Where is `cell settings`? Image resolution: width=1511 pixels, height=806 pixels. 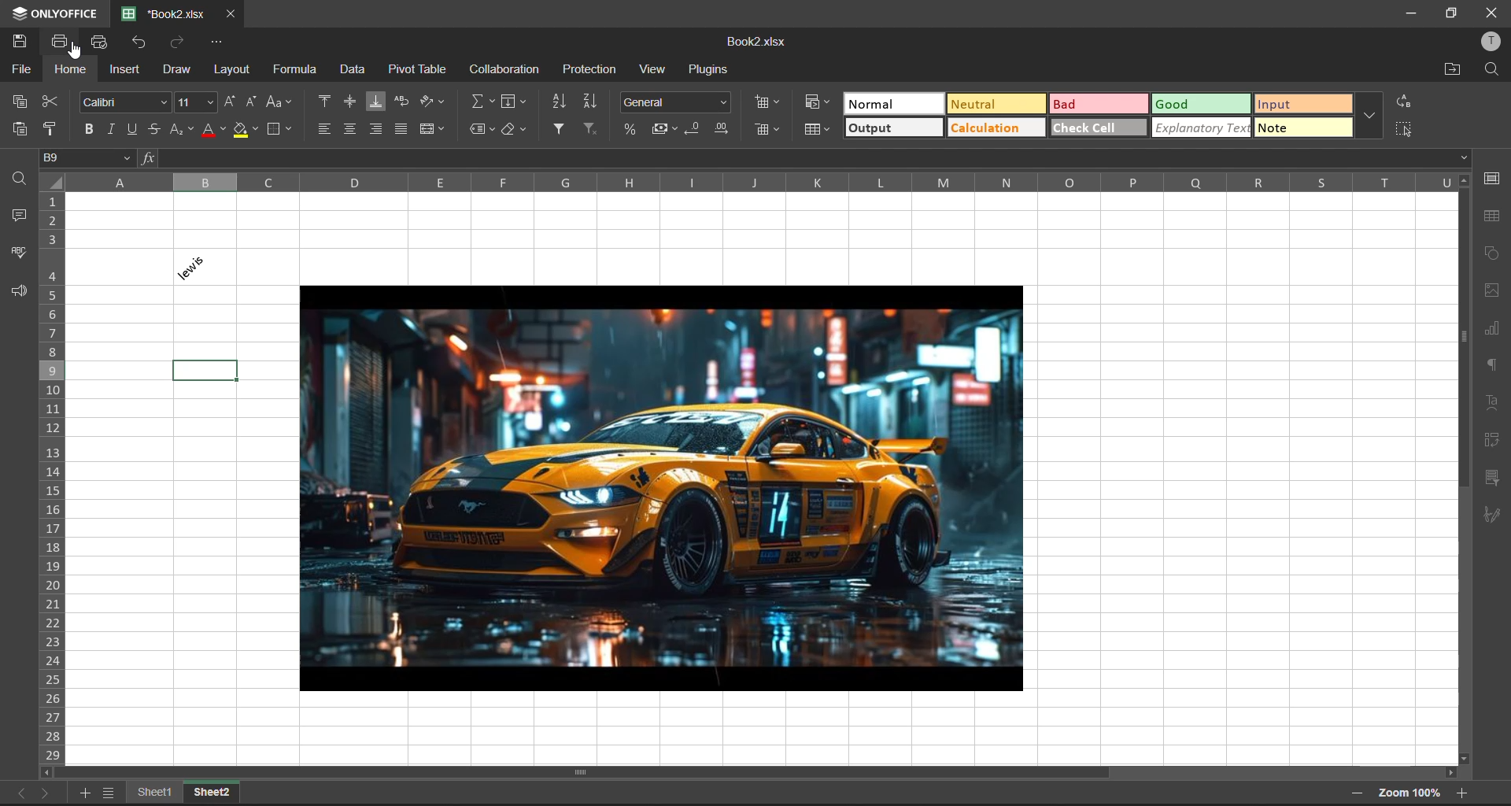
cell settings is located at coordinates (1492, 179).